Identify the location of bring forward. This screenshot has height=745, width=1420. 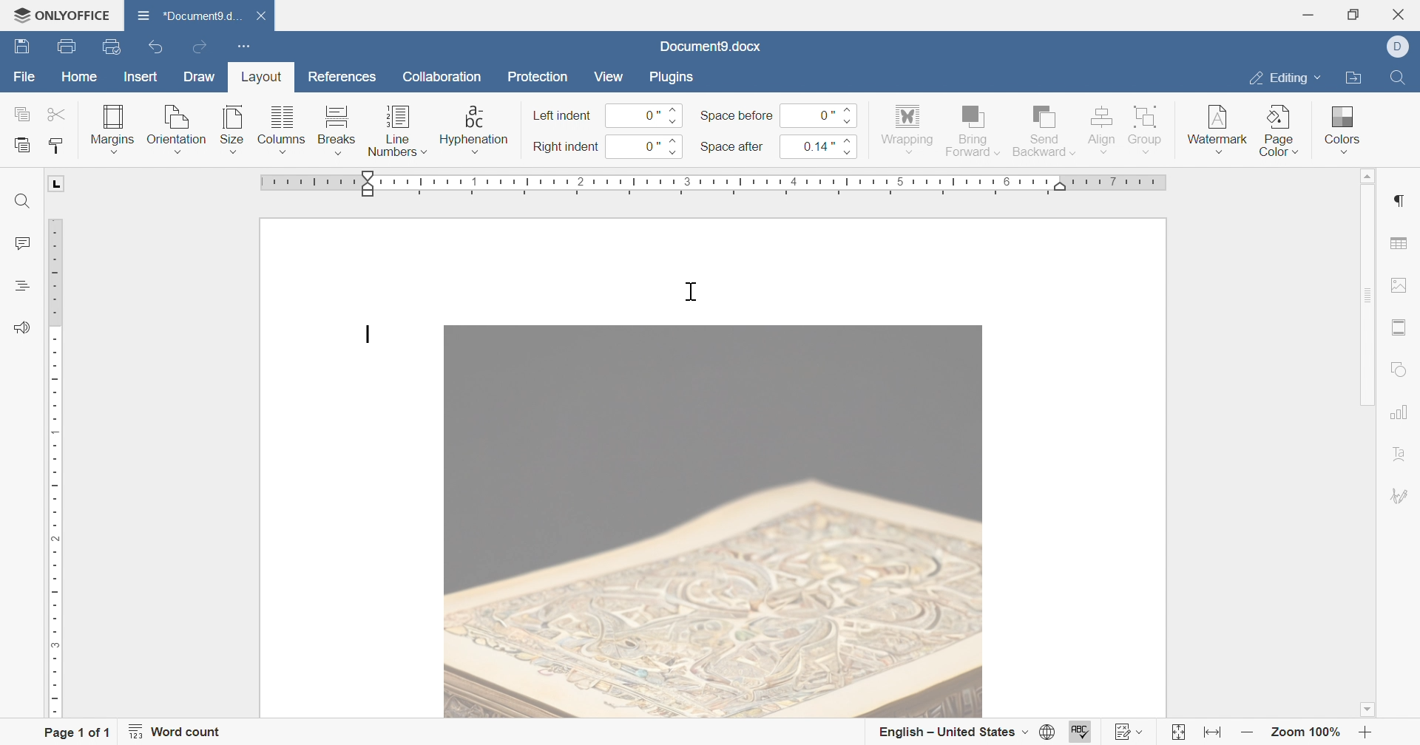
(971, 129).